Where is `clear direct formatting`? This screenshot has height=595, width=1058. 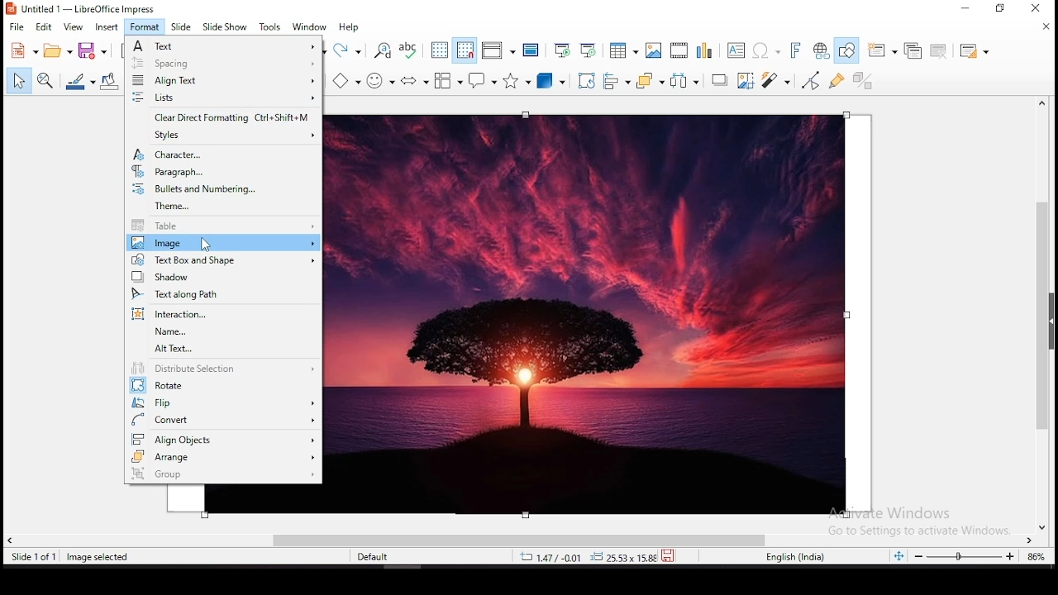
clear direct formatting is located at coordinates (222, 118).